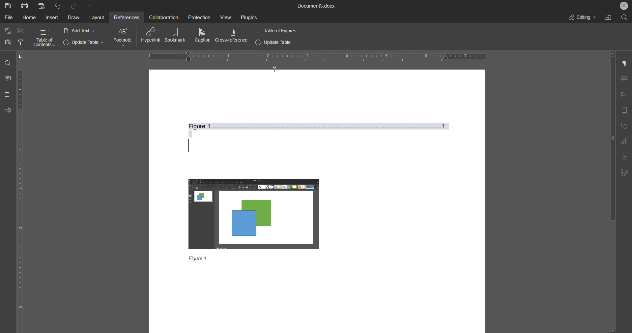 The height and width of the screenshot is (333, 632). Describe the element at coordinates (21, 31) in the screenshot. I see `Cut` at that location.